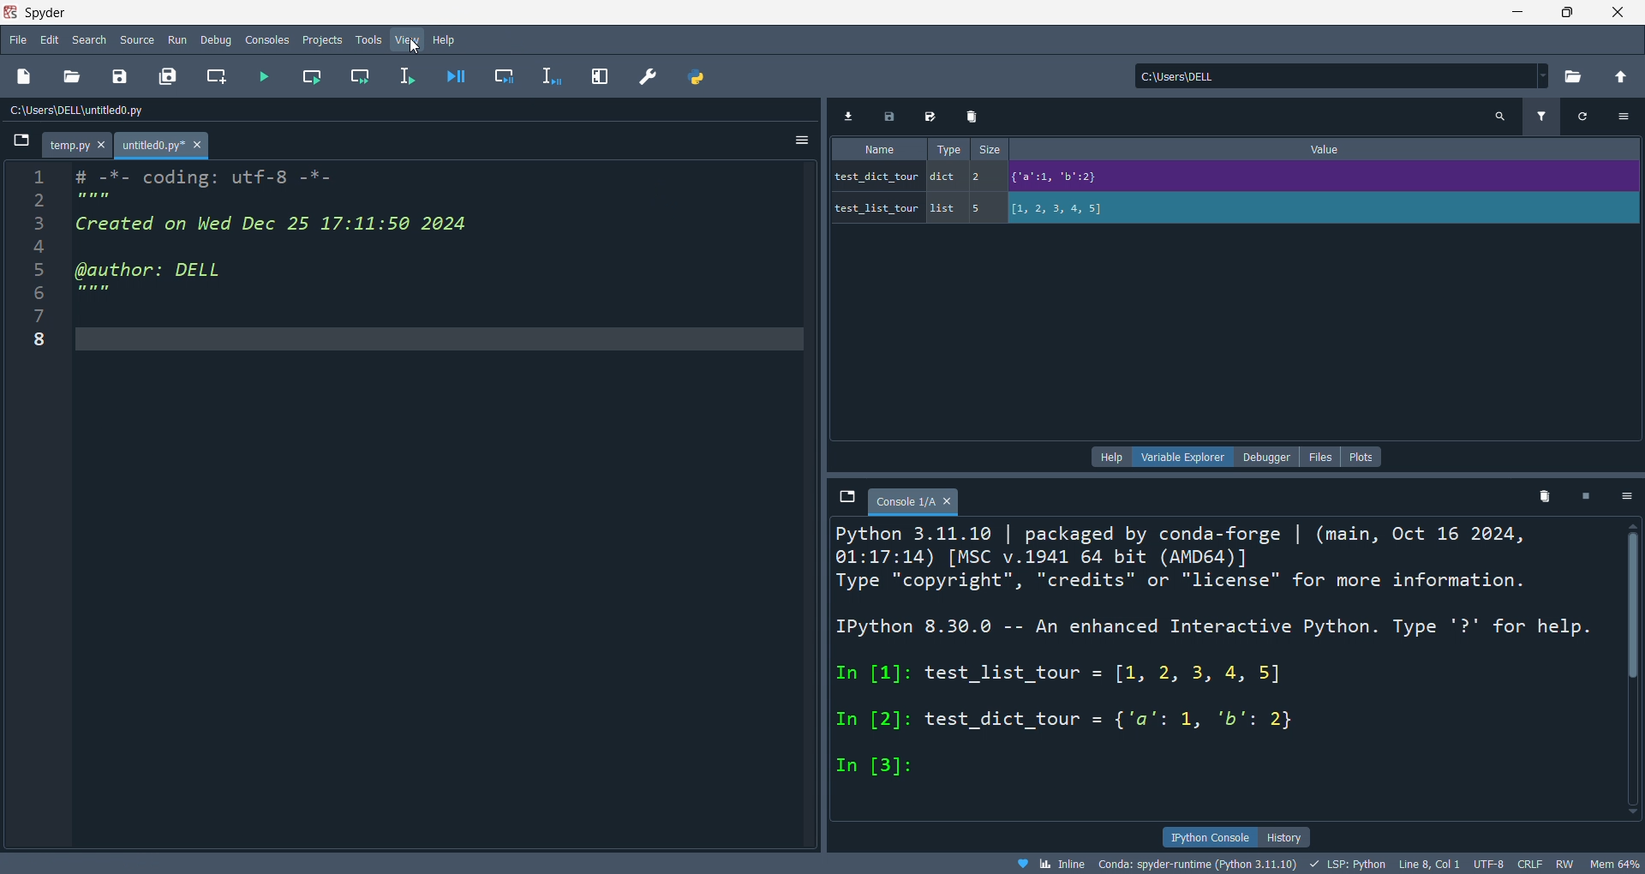 The image size is (1645, 874). Describe the element at coordinates (553, 76) in the screenshot. I see `debug line` at that location.